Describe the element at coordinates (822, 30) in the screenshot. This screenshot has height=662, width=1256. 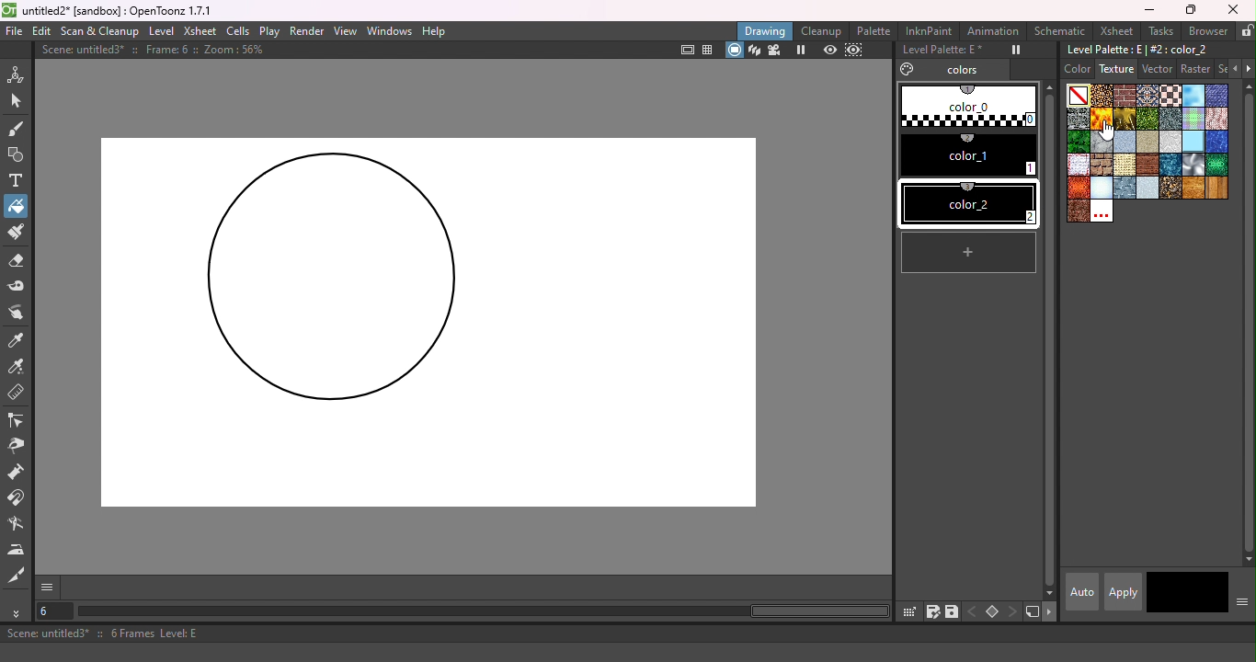
I see `Cleanup` at that location.